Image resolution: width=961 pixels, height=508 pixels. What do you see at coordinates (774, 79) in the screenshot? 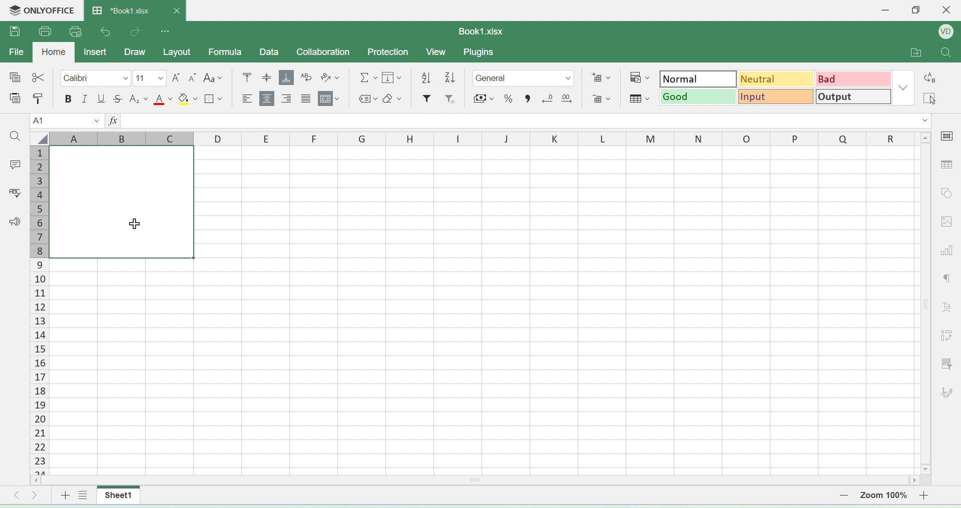
I see `neutral` at bounding box center [774, 79].